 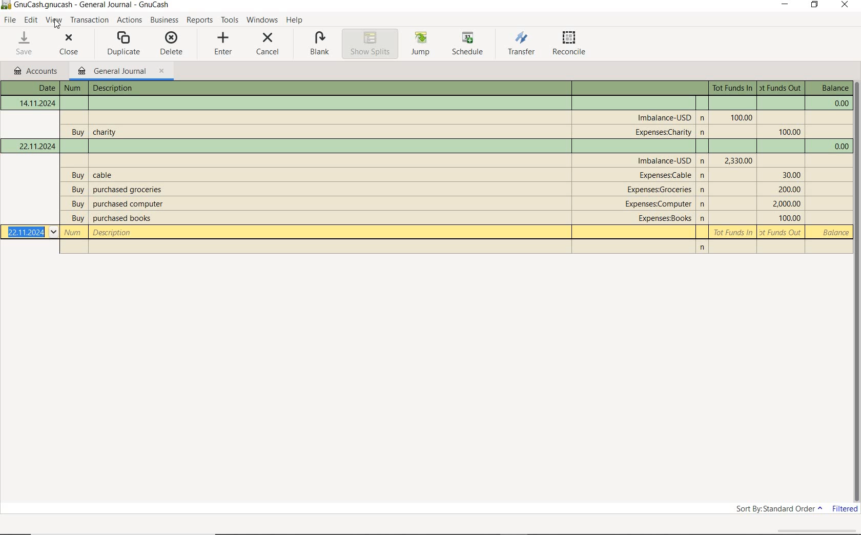 I want to click on n, so click(x=703, y=117).